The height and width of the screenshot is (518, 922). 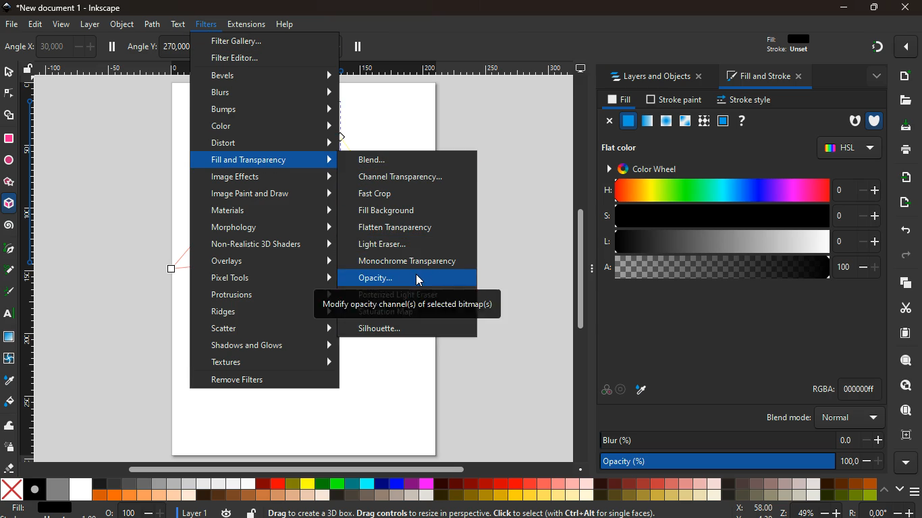 What do you see at coordinates (903, 284) in the screenshot?
I see `layers` at bounding box center [903, 284].